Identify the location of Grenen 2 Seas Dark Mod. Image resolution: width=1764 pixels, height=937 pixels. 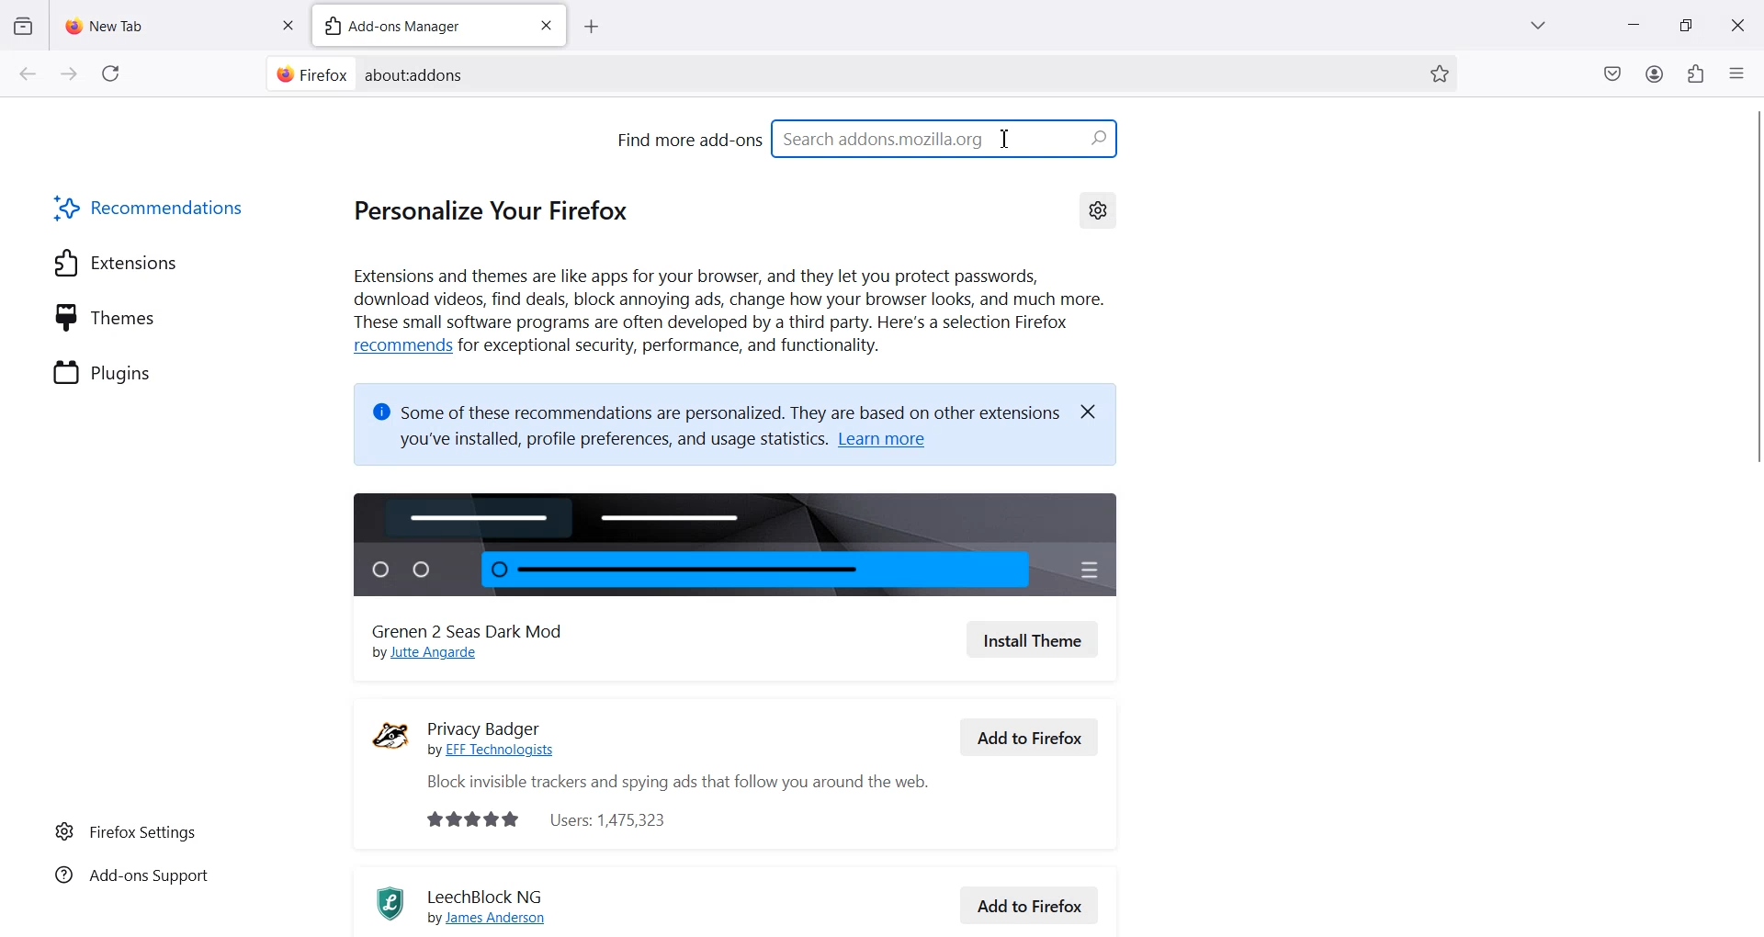
(479, 627).